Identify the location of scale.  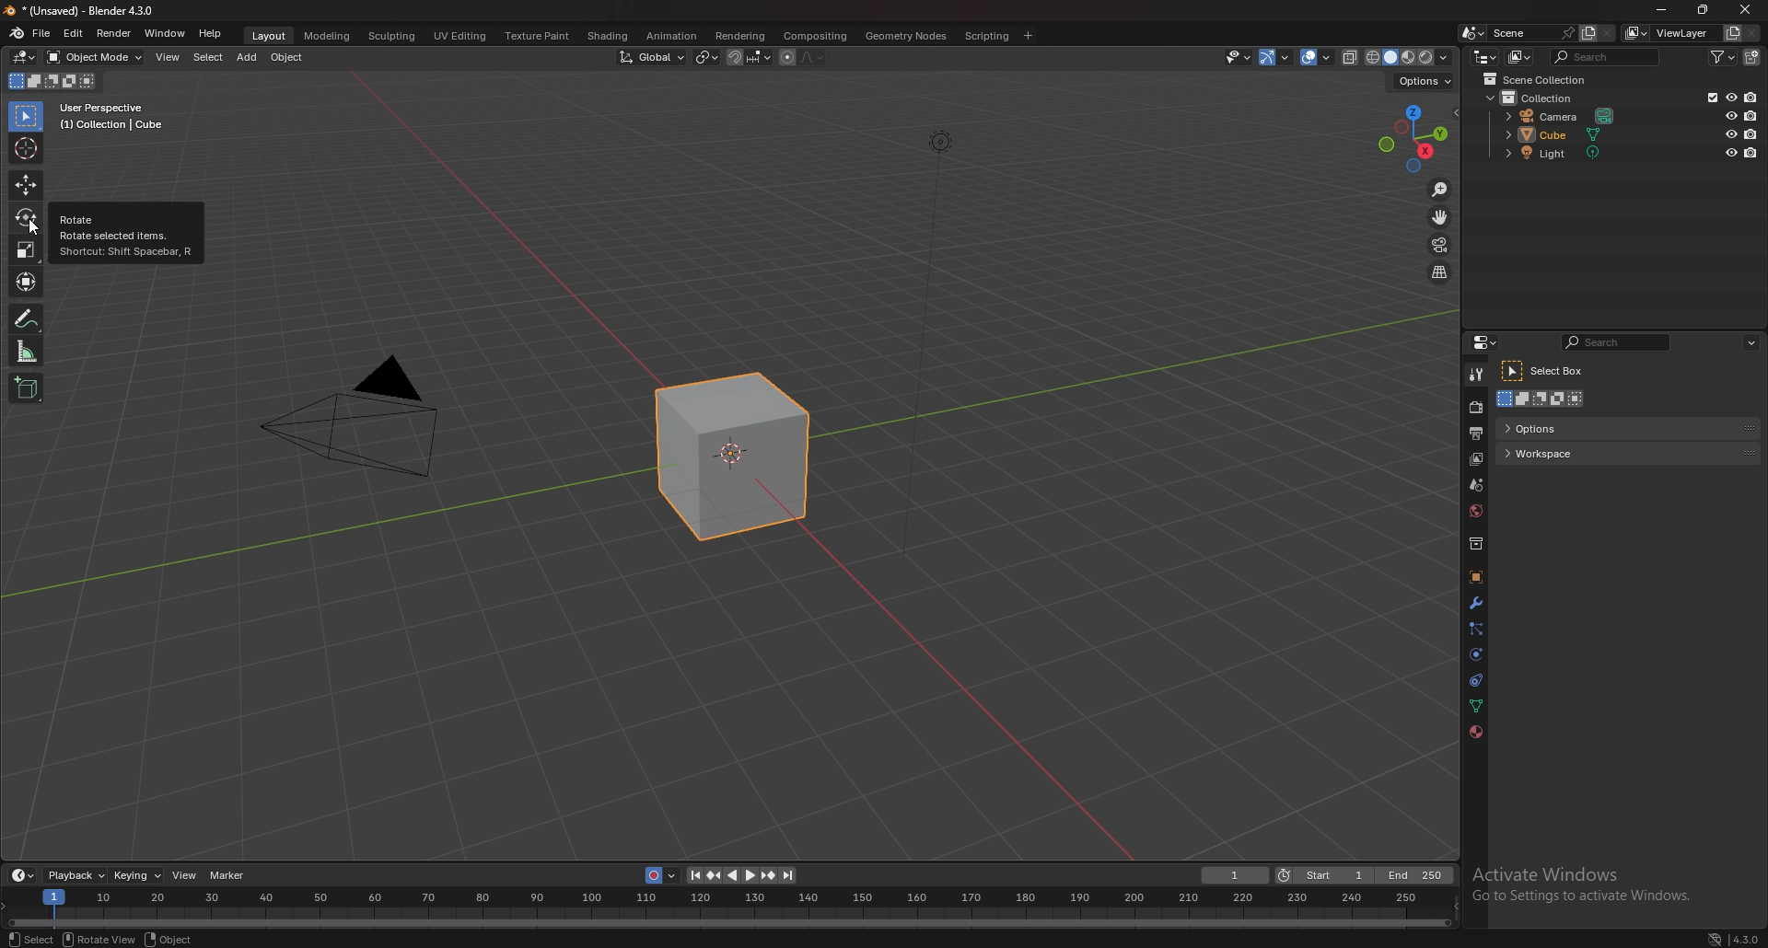
(26, 249).